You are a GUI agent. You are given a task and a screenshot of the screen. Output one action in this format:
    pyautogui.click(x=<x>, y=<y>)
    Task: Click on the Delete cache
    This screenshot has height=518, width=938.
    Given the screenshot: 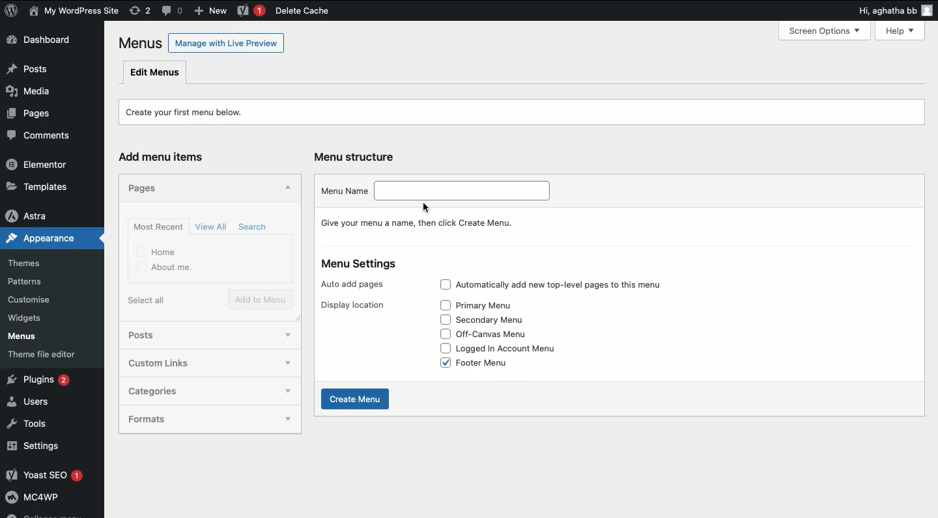 What is the action you would take?
    pyautogui.click(x=302, y=11)
    